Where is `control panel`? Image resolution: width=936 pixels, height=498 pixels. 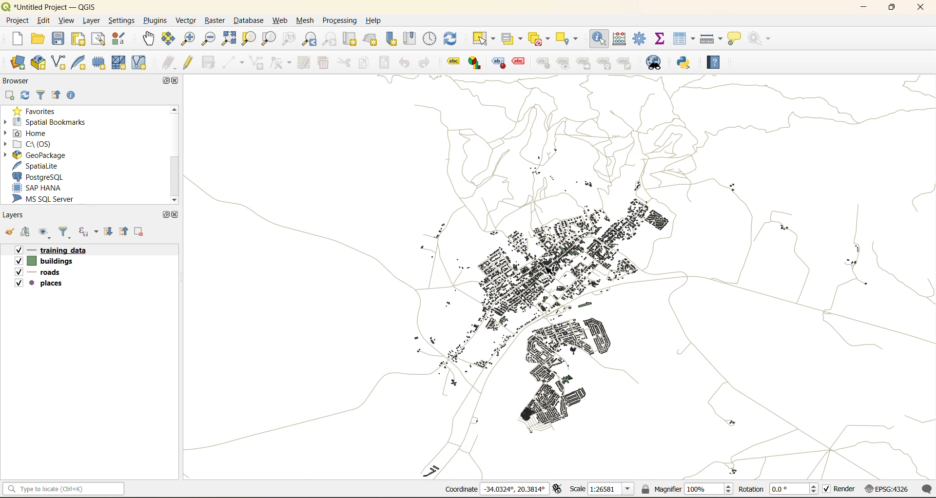 control panel is located at coordinates (430, 38).